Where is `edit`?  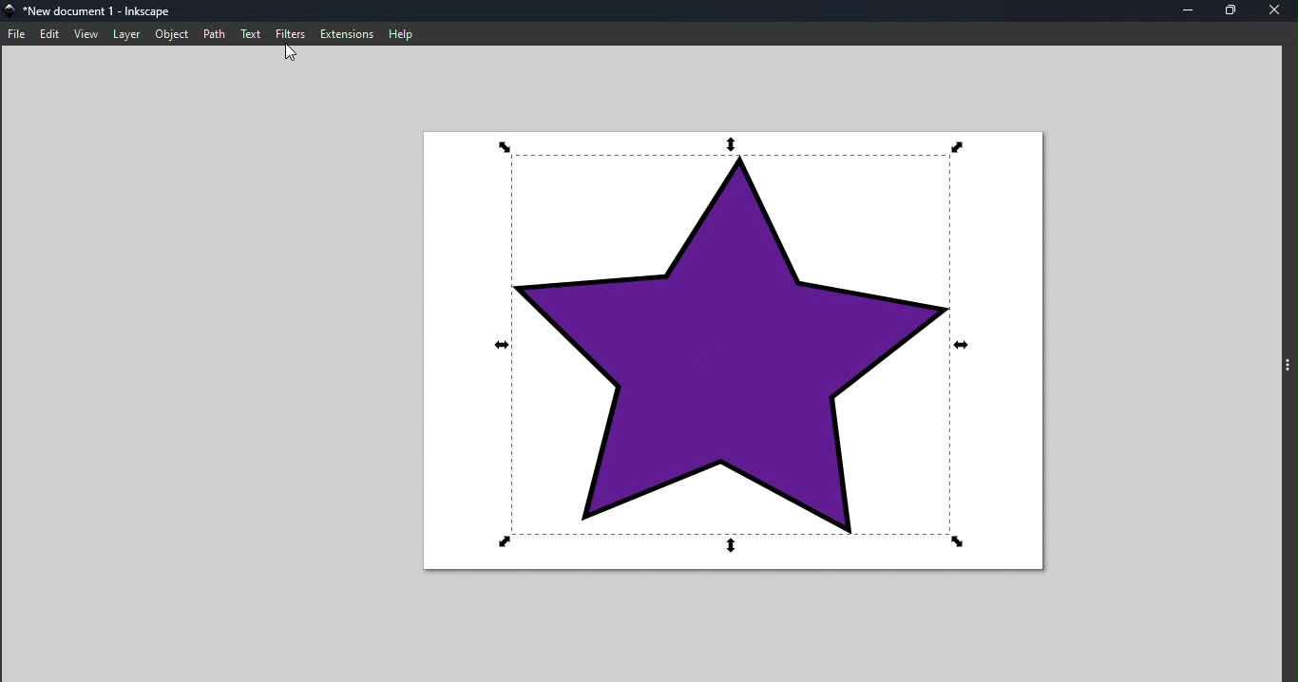
edit is located at coordinates (47, 33).